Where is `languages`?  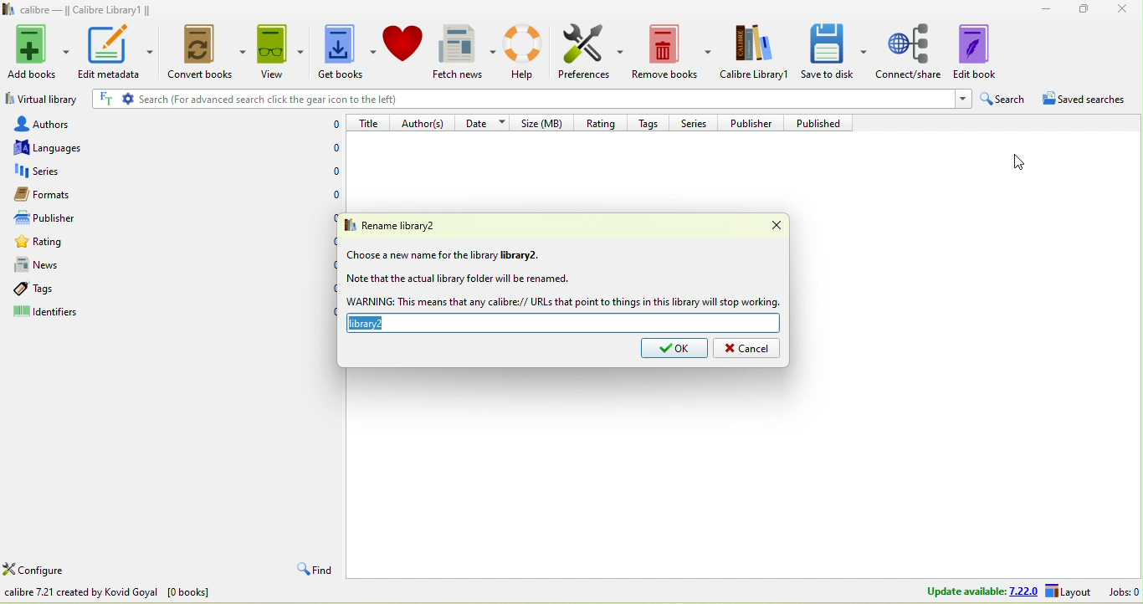
languages is located at coordinates (57, 147).